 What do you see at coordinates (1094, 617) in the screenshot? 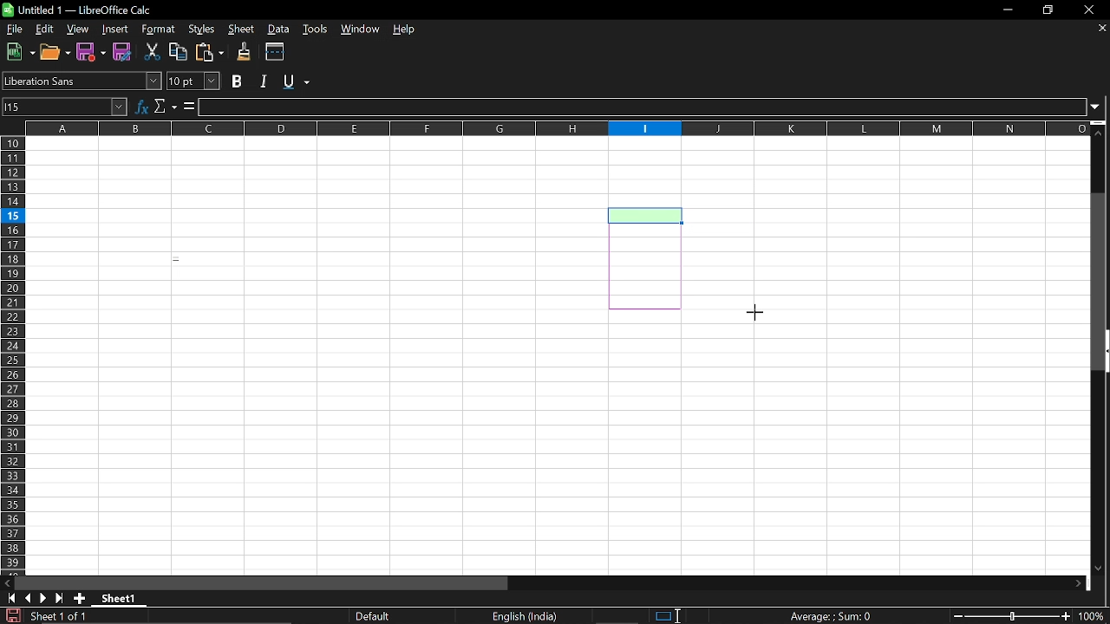
I see `Current Zoom` at bounding box center [1094, 617].